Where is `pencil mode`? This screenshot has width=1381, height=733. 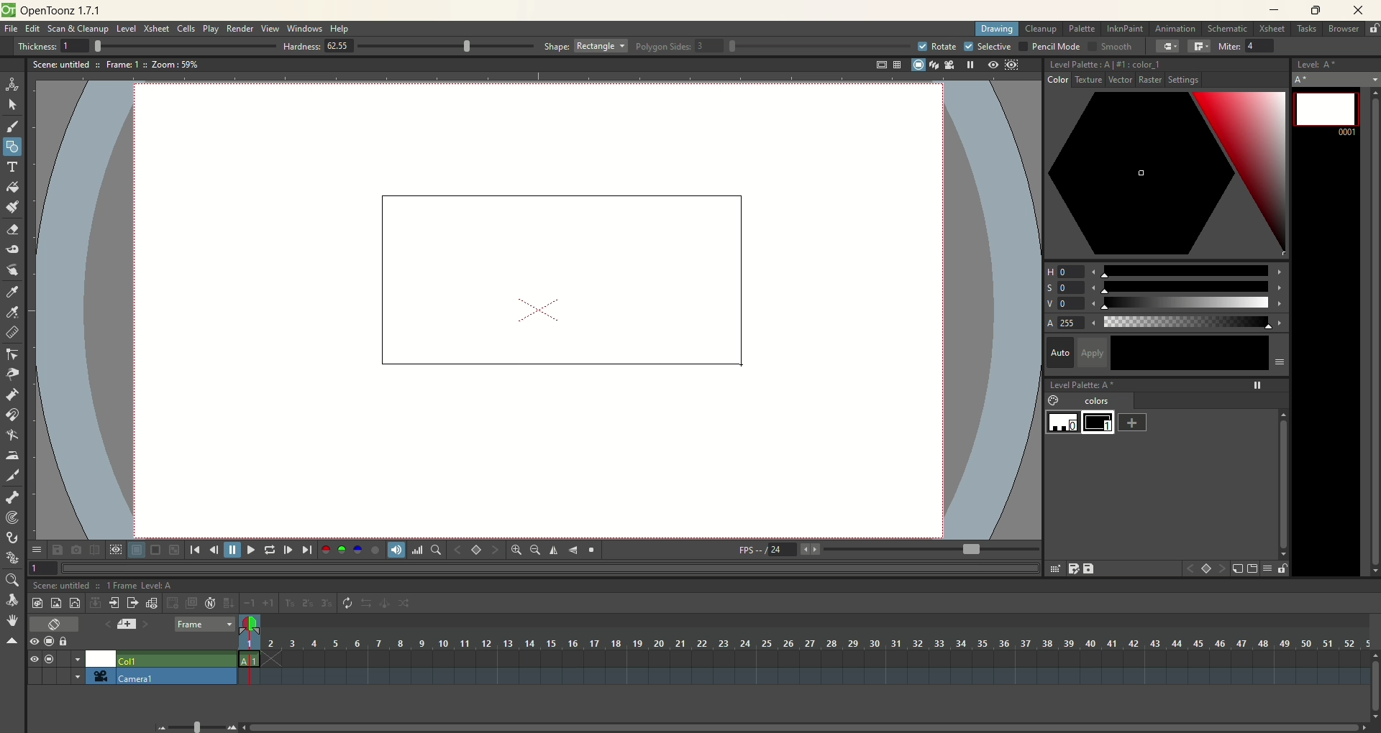
pencil mode is located at coordinates (1049, 46).